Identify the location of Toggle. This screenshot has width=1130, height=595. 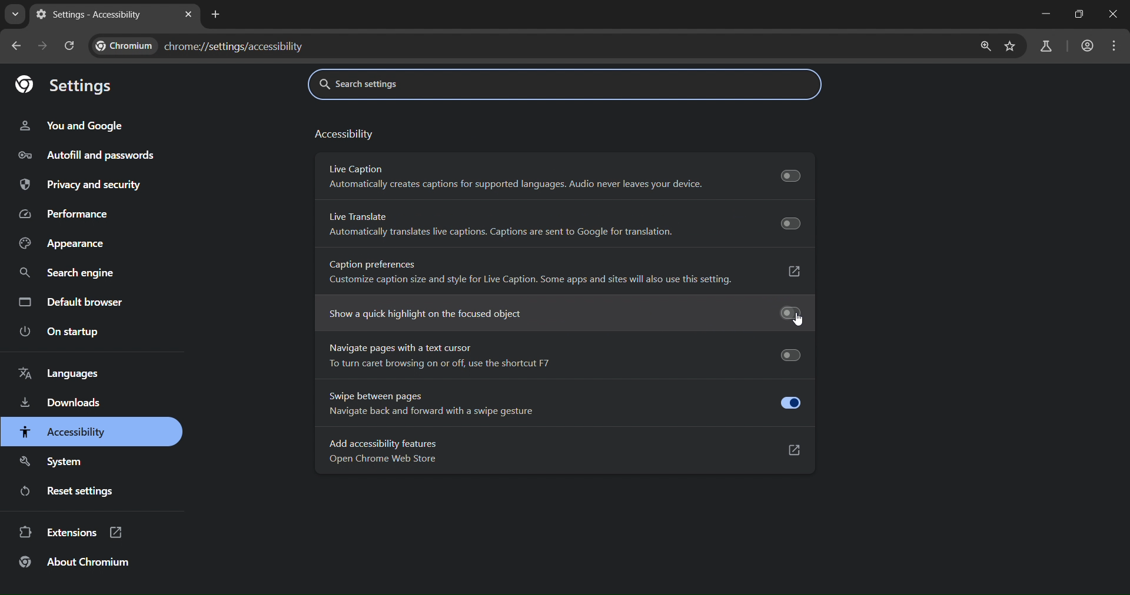
(790, 223).